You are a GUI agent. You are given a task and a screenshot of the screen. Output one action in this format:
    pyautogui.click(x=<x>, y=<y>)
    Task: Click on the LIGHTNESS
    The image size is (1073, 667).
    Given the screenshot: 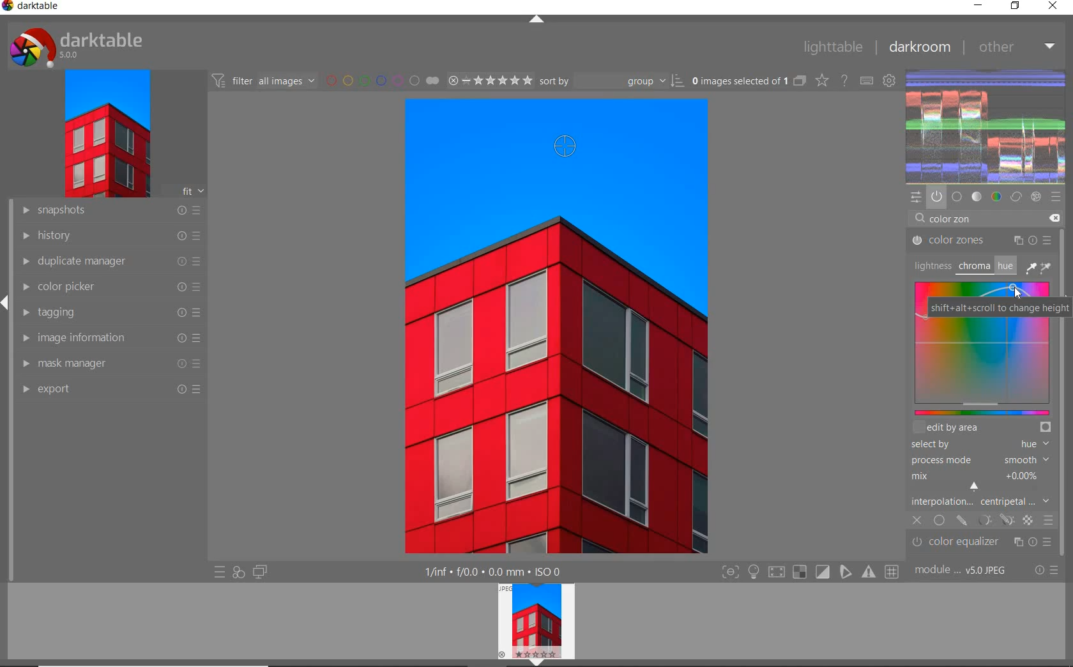 What is the action you would take?
    pyautogui.click(x=931, y=265)
    